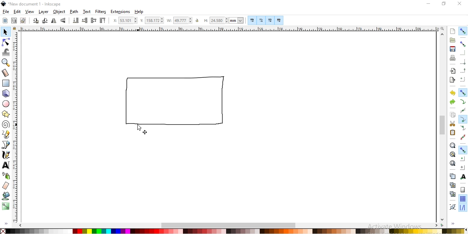 Image resolution: width=468 pixels, height=234 pixels. Describe the element at coordinates (429, 4) in the screenshot. I see `minimize` at that location.